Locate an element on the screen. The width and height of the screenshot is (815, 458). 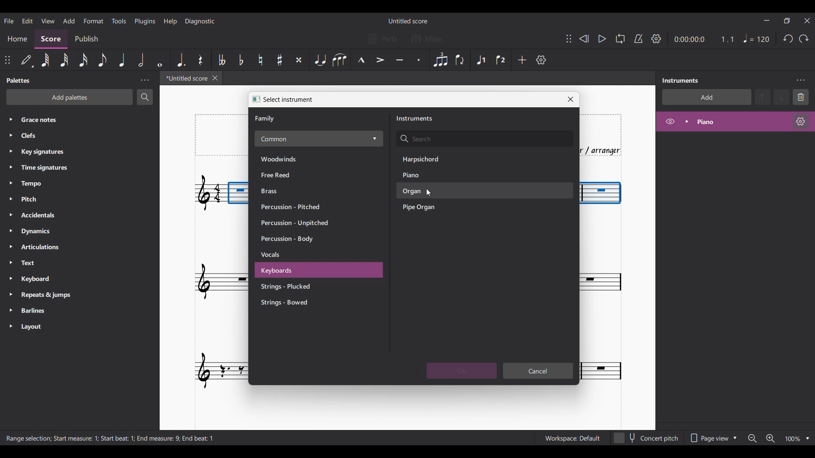
Toggle natural is located at coordinates (260, 60).